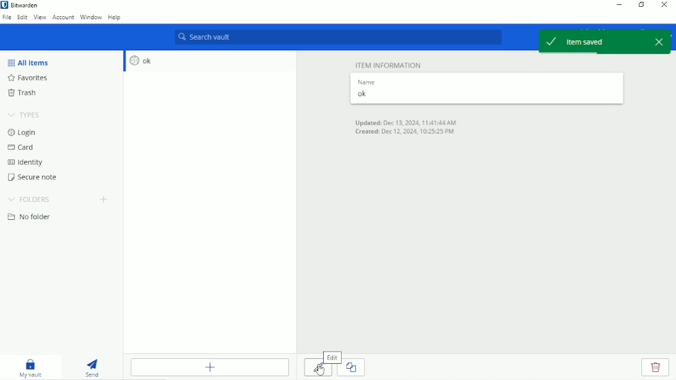 This screenshot has height=380, width=676. What do you see at coordinates (620, 4) in the screenshot?
I see `Minimize` at bounding box center [620, 4].